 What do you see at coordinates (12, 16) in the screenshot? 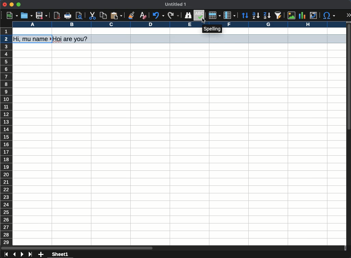
I see `new` at bounding box center [12, 16].